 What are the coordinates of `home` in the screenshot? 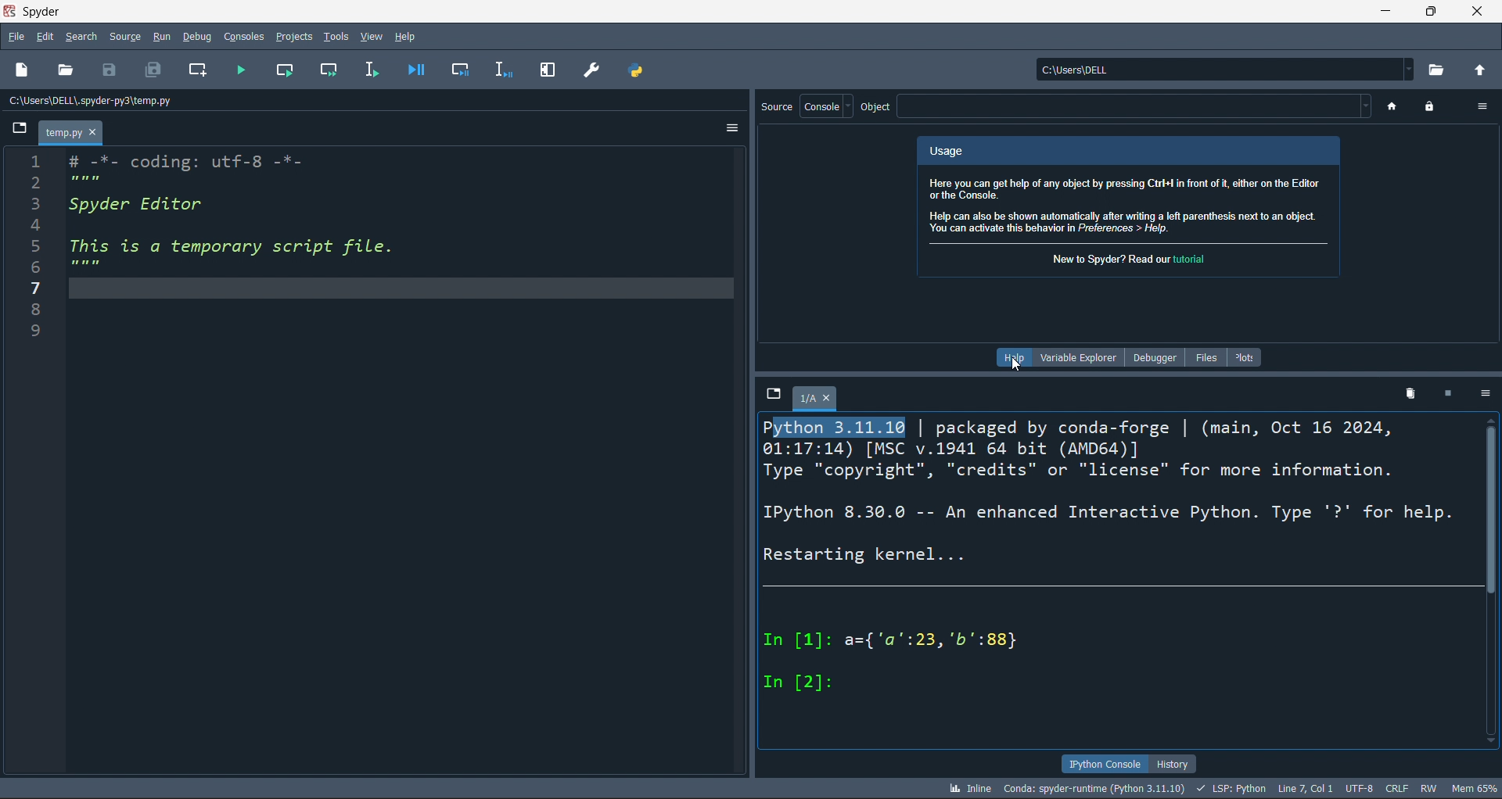 It's located at (1392, 106).